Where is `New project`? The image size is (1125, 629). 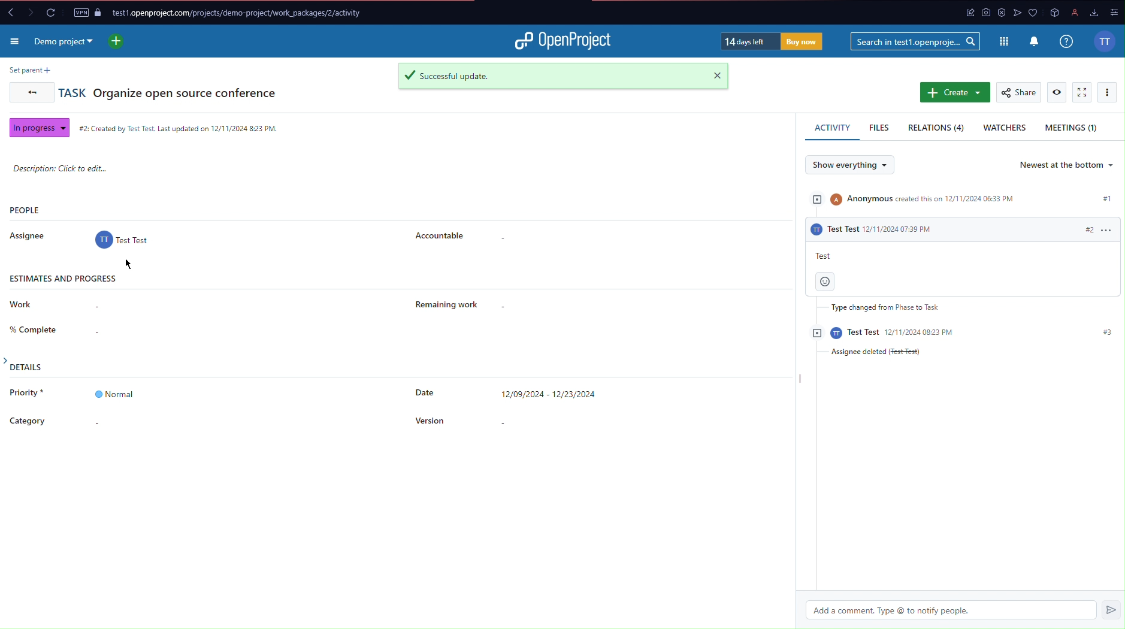
New project is located at coordinates (118, 41).